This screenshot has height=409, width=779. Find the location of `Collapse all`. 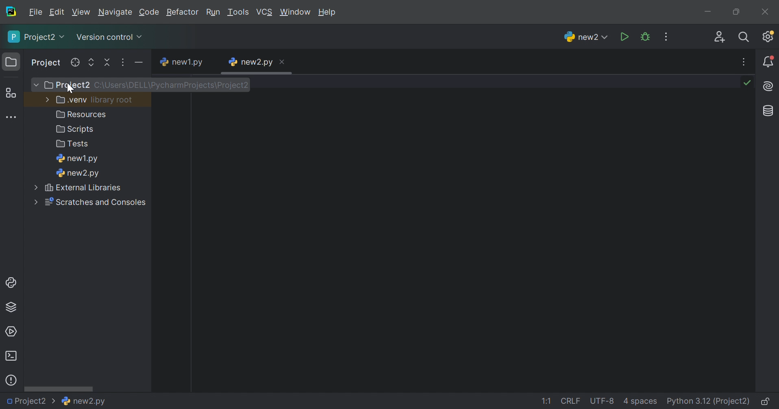

Collapse all is located at coordinates (106, 63).